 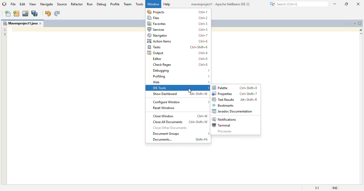 I want to click on shortcut for navigator, so click(x=203, y=36).